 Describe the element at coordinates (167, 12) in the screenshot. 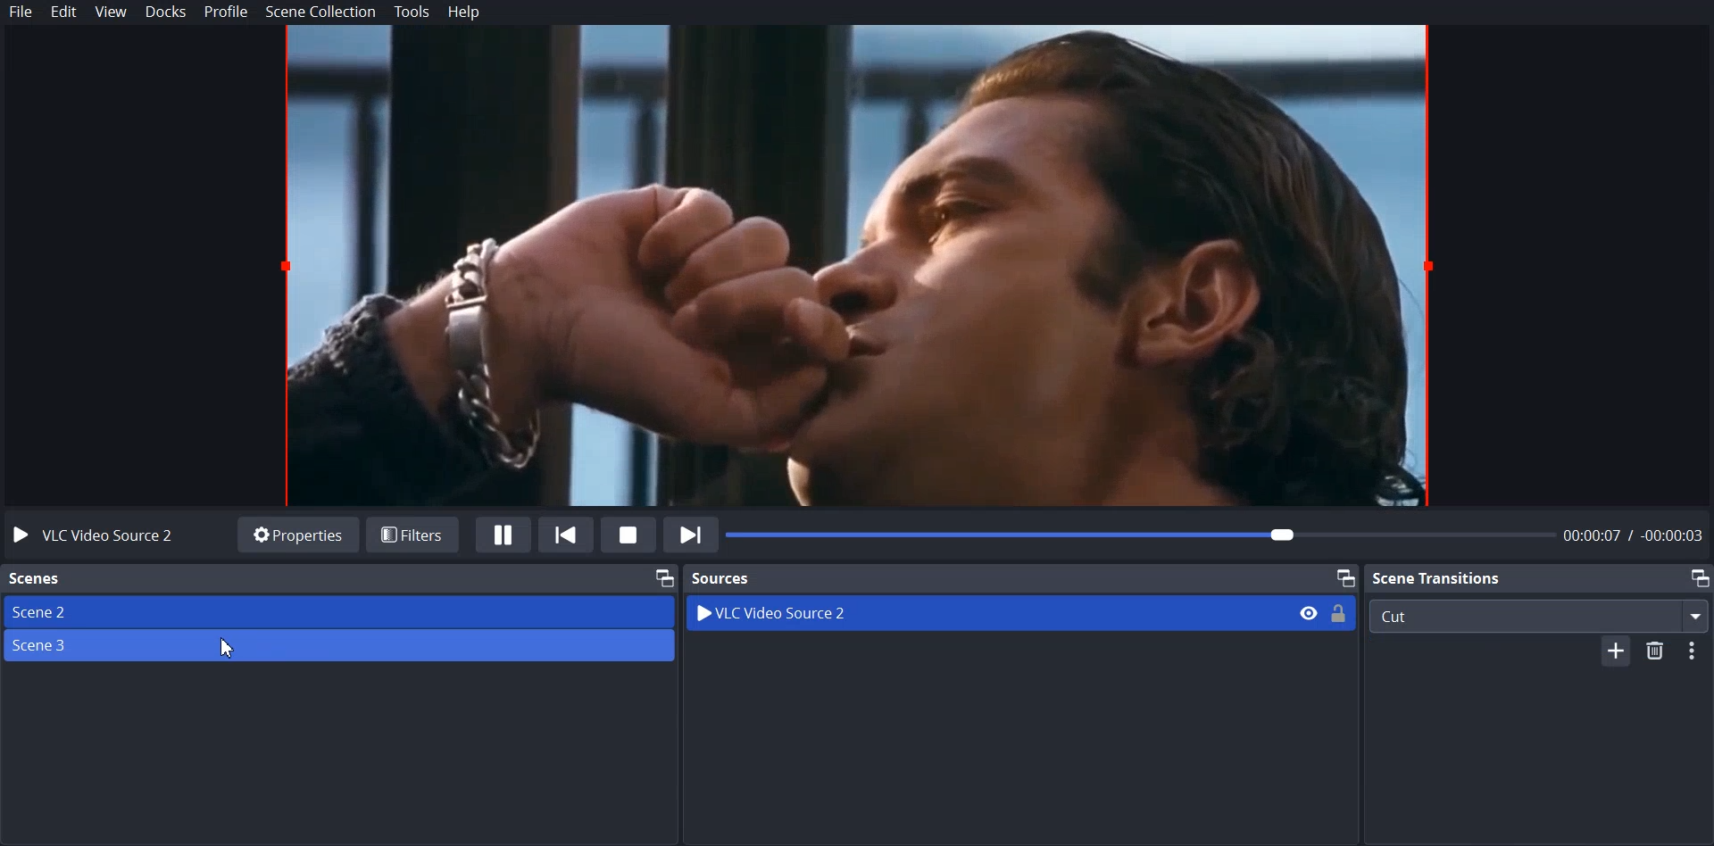

I see `Docks` at that location.